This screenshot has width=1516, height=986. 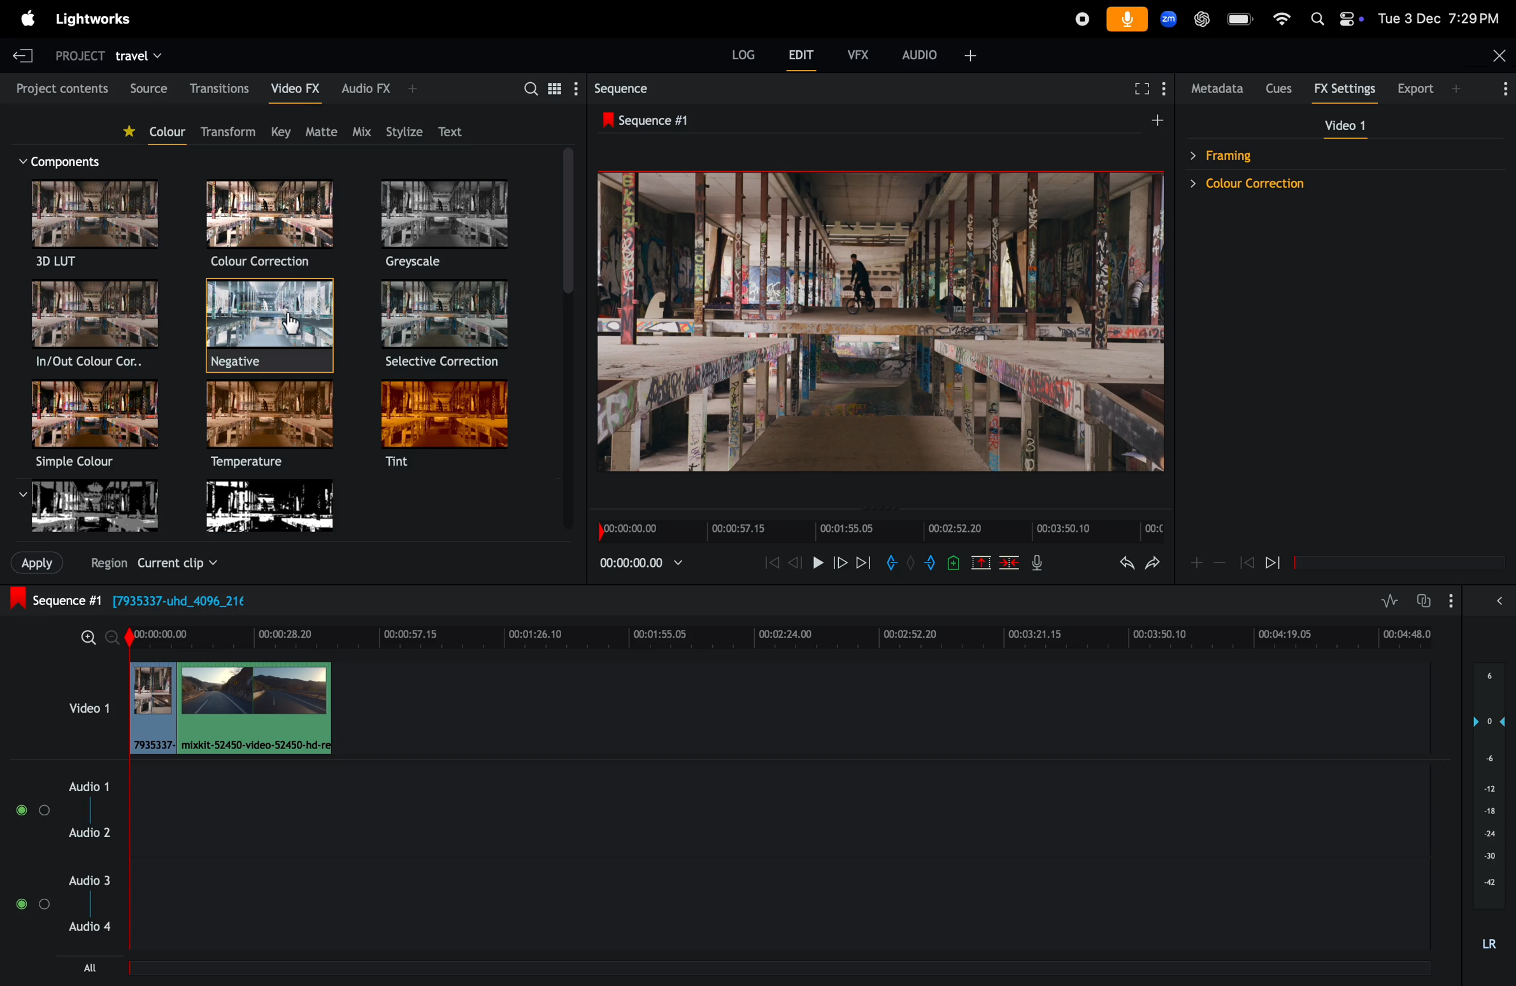 What do you see at coordinates (147, 54) in the screenshot?
I see `travel` at bounding box center [147, 54].